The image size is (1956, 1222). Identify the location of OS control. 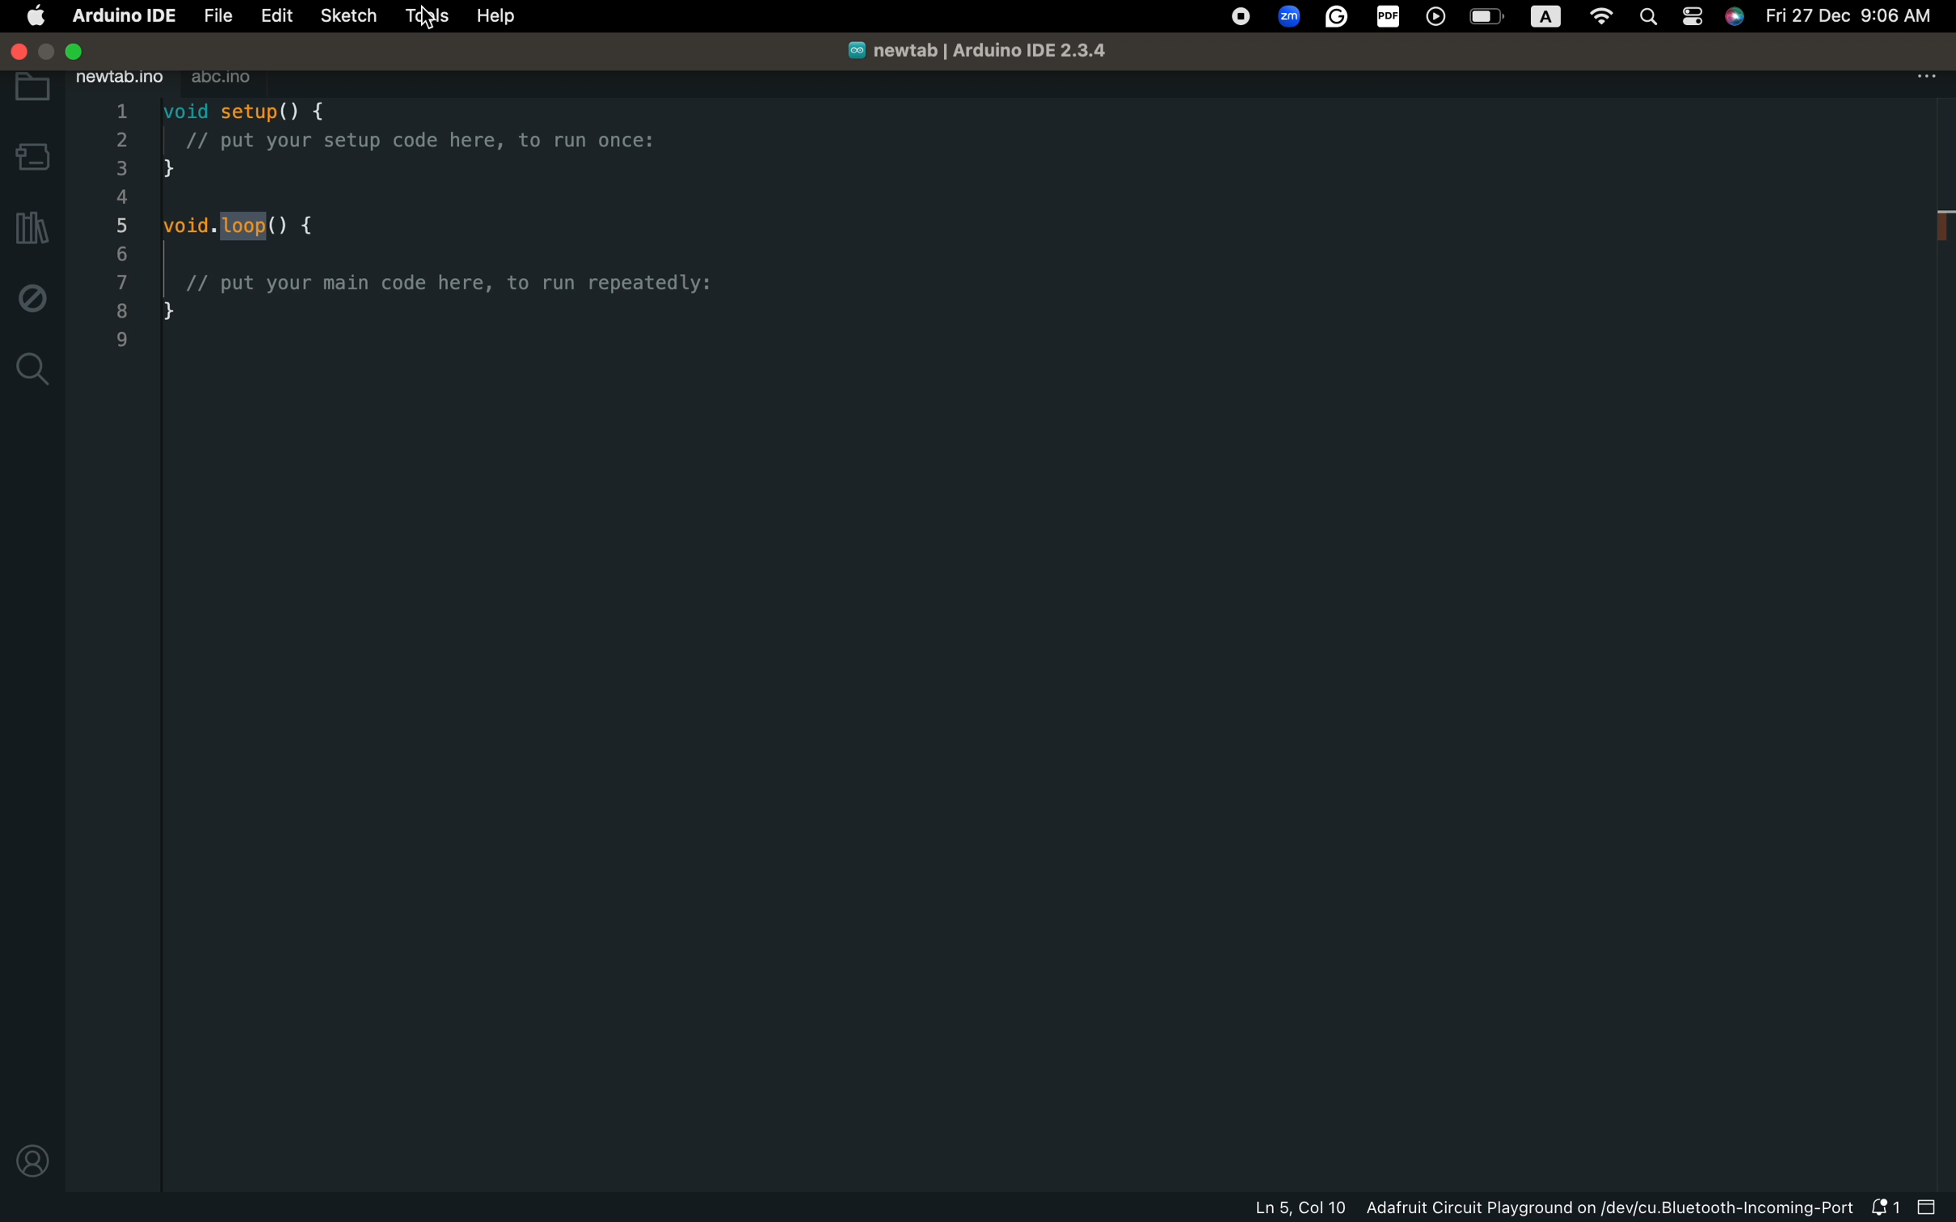
(1247, 18).